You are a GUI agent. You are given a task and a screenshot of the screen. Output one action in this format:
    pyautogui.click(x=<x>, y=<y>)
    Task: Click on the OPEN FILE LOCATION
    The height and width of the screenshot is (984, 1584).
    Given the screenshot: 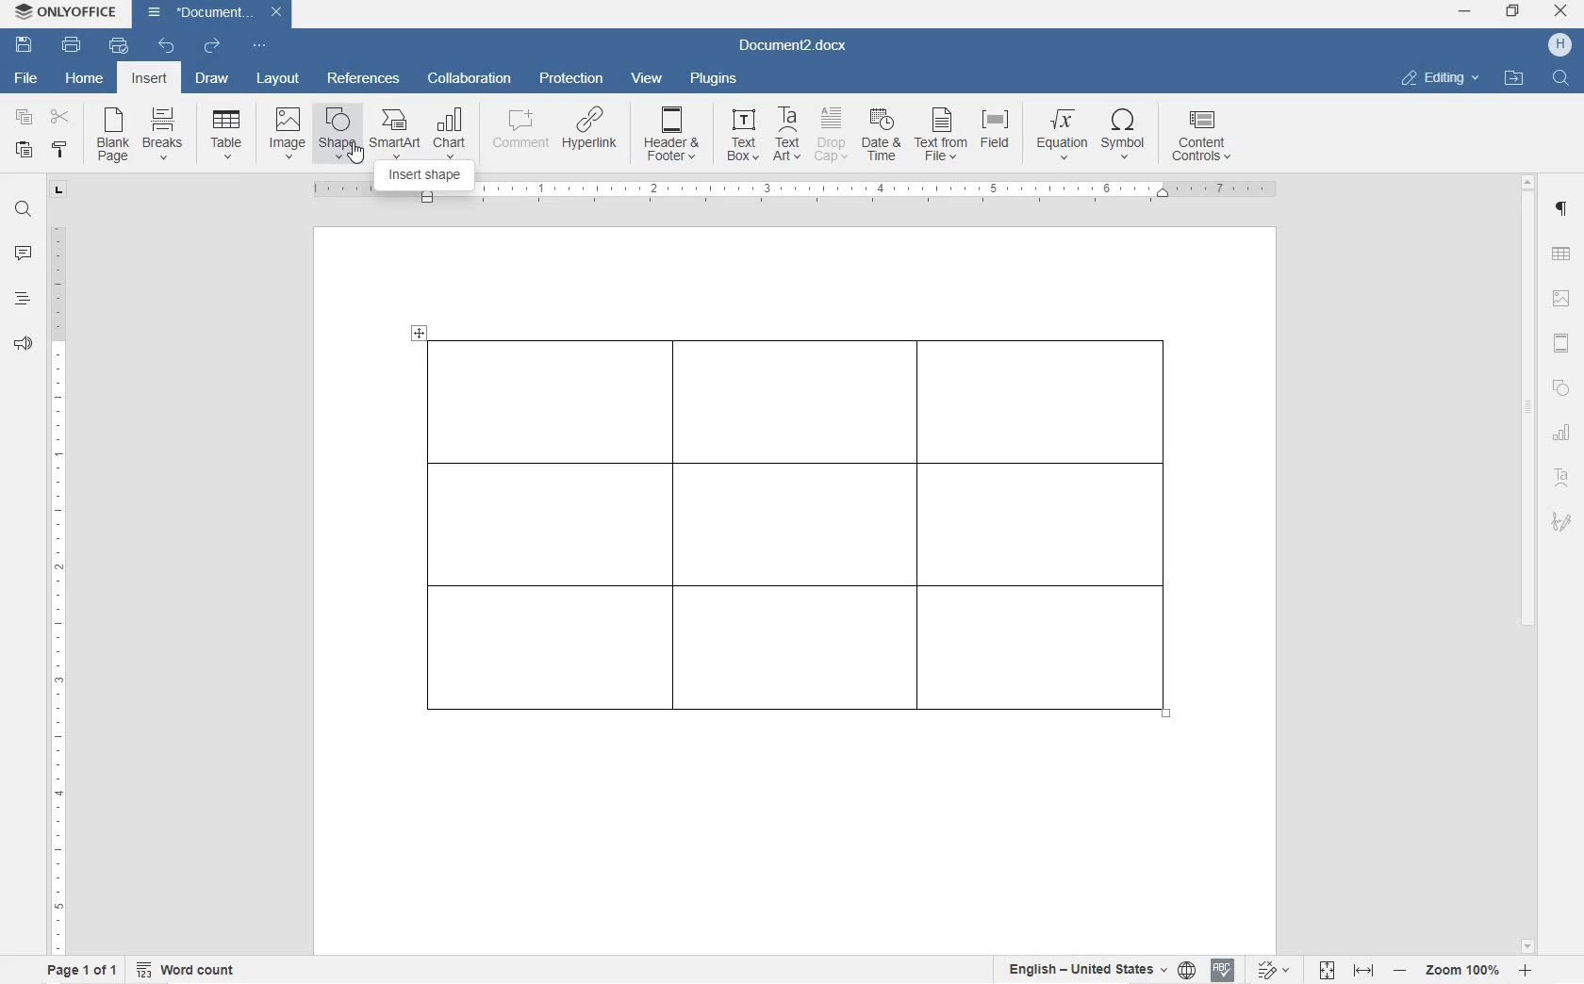 What is the action you would take?
    pyautogui.click(x=1516, y=79)
    